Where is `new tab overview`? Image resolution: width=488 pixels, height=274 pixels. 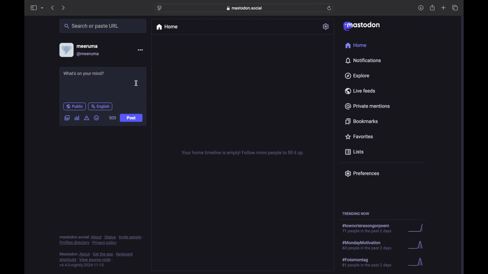
new tab overview is located at coordinates (444, 8).